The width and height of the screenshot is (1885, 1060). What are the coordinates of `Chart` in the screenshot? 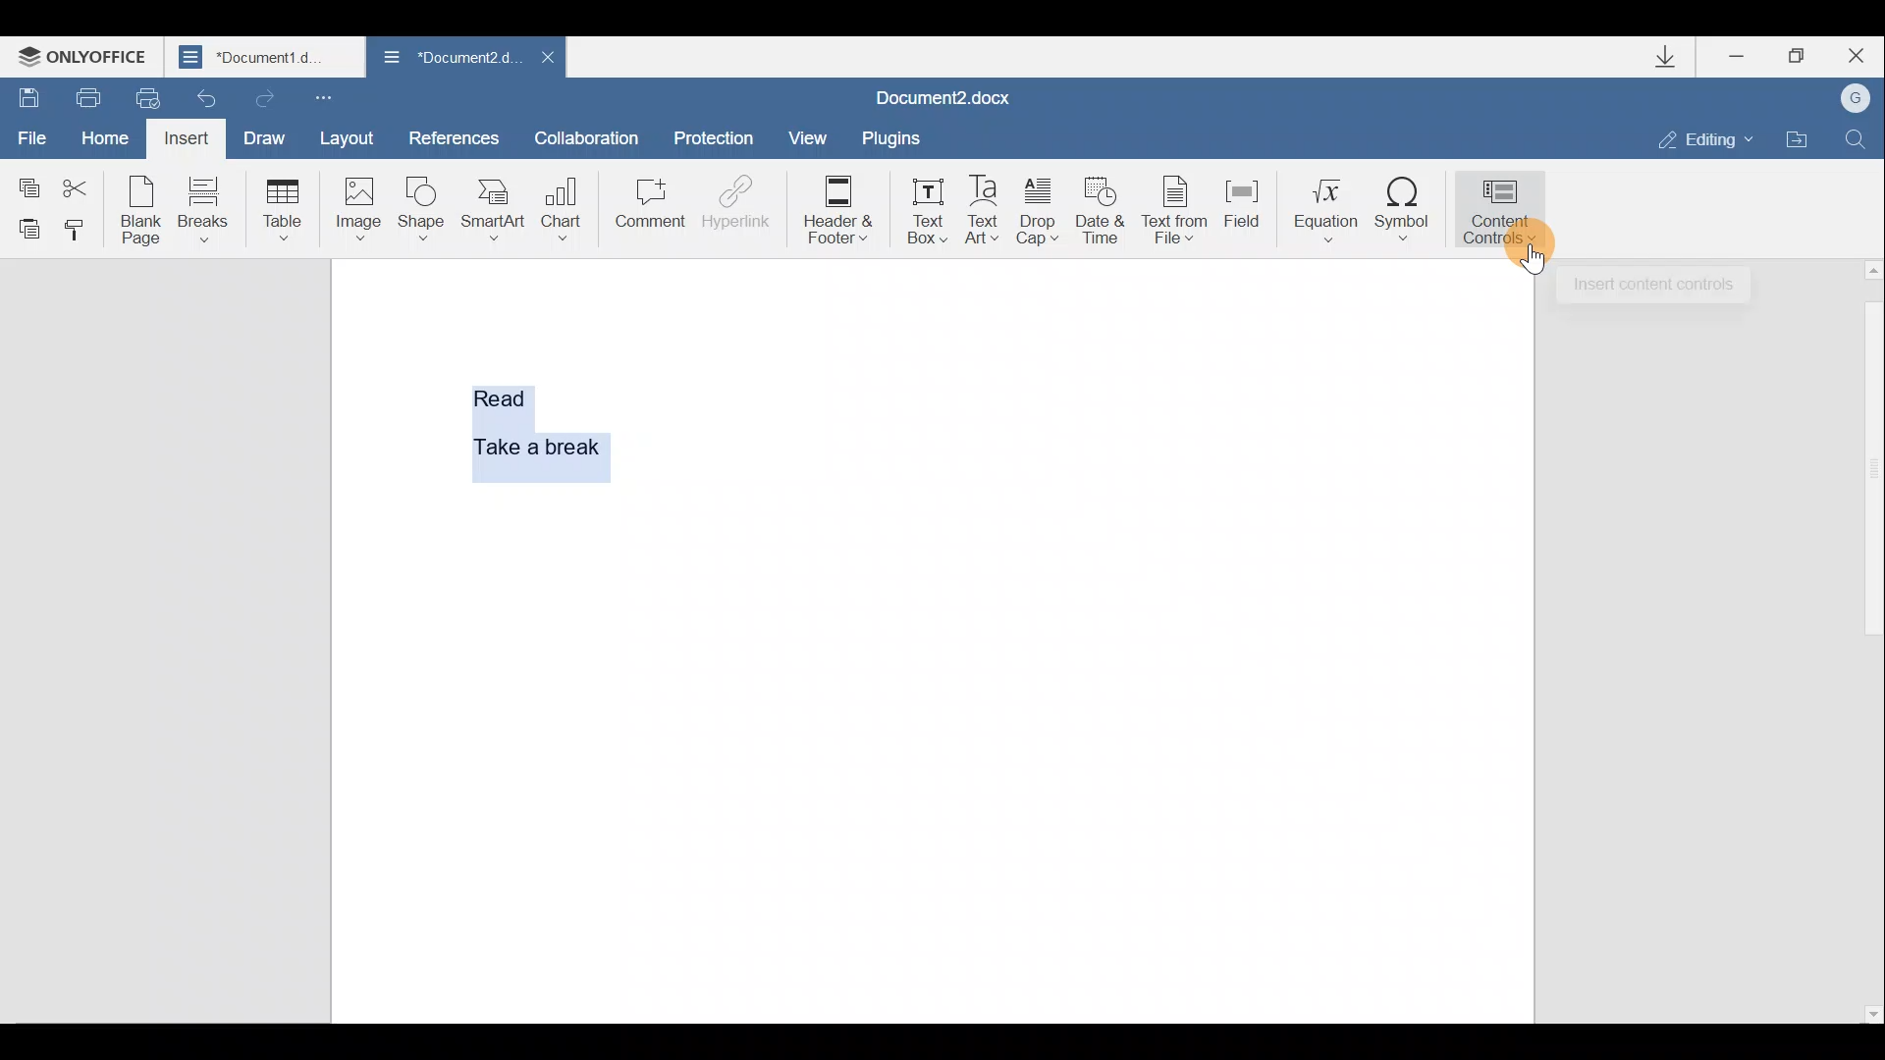 It's located at (565, 201).